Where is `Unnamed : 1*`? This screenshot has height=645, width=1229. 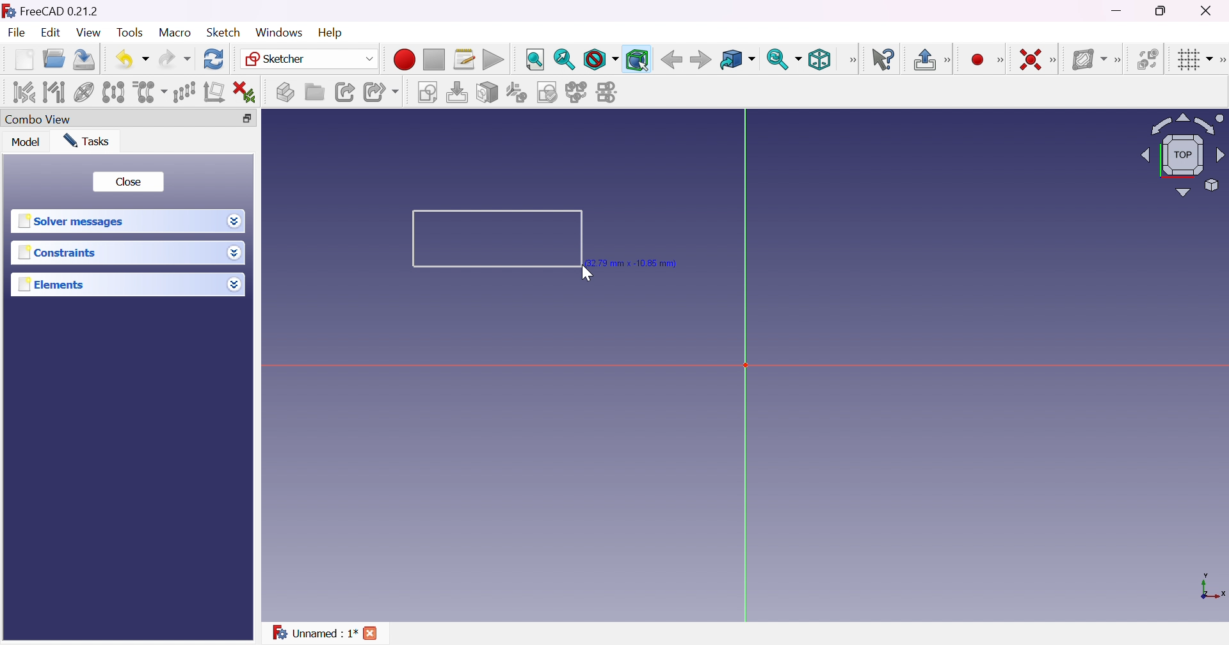
Unnamed : 1* is located at coordinates (314, 633).